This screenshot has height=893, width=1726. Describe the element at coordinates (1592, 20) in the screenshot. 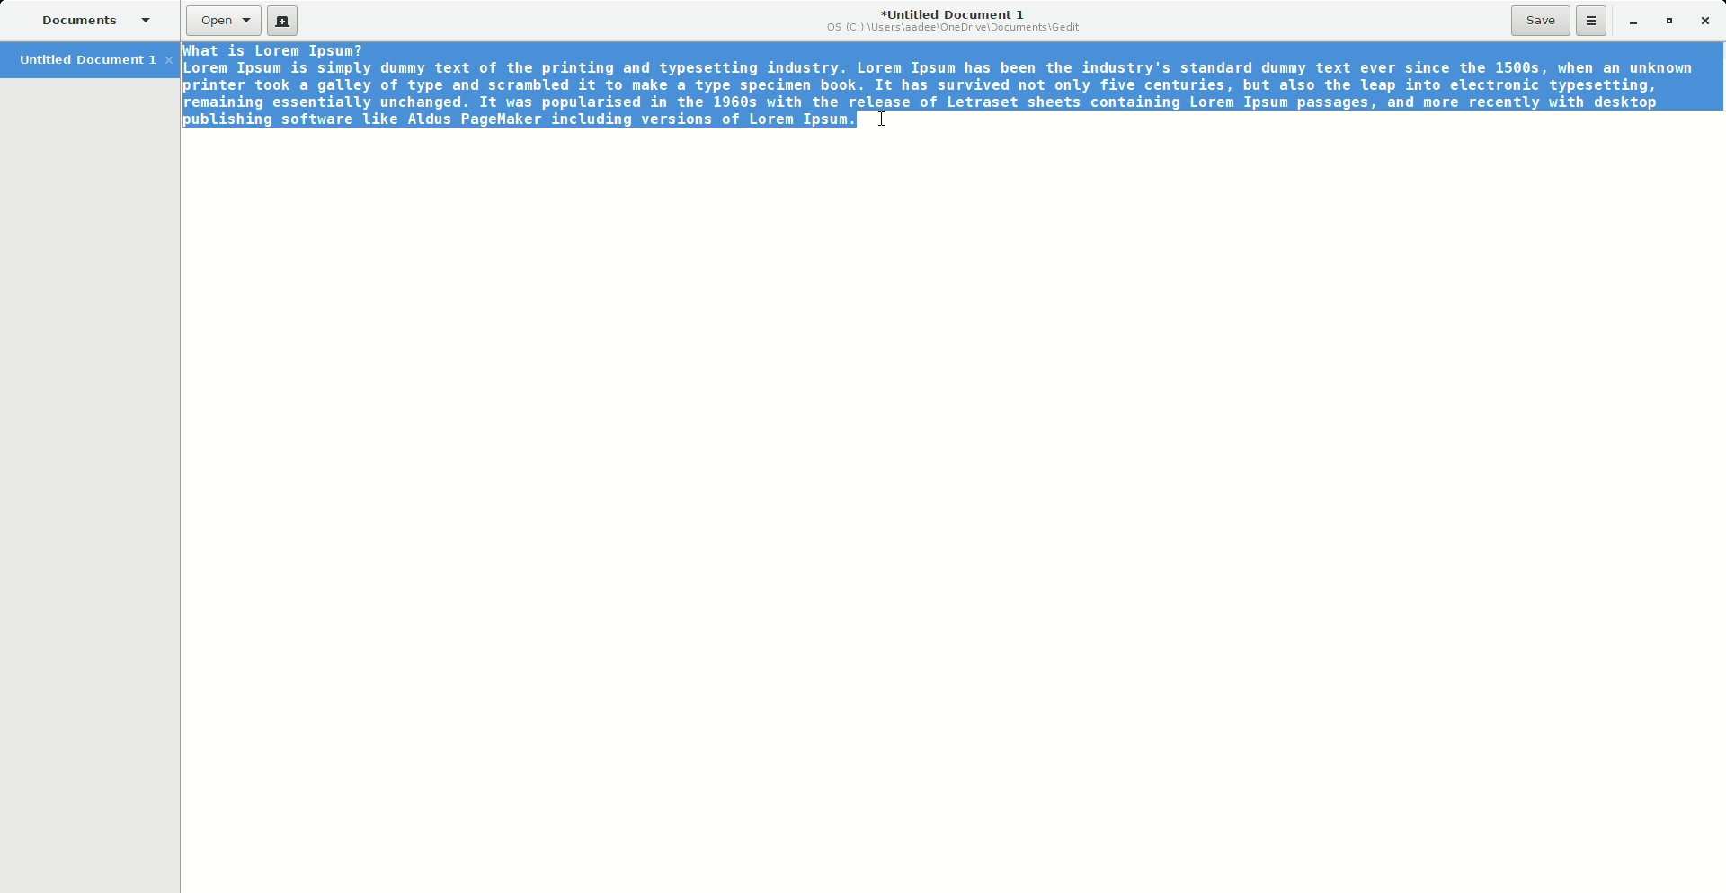

I see `Options` at that location.